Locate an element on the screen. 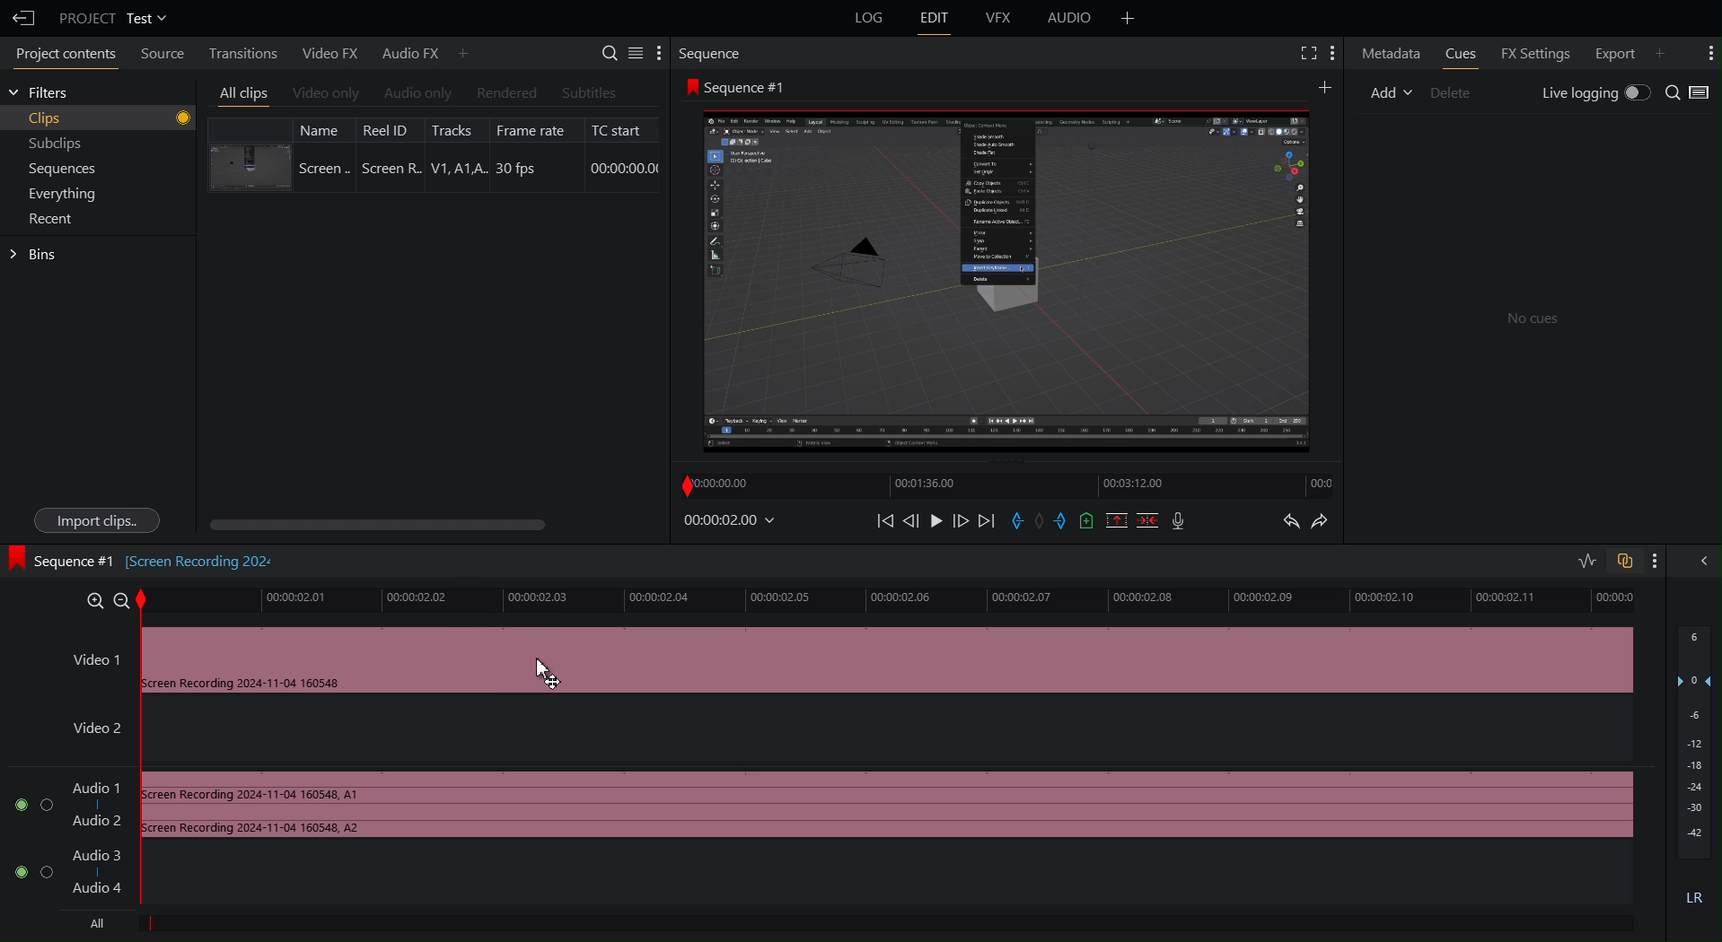 This screenshot has height=942, width=1722. Project Contents is located at coordinates (65, 53).